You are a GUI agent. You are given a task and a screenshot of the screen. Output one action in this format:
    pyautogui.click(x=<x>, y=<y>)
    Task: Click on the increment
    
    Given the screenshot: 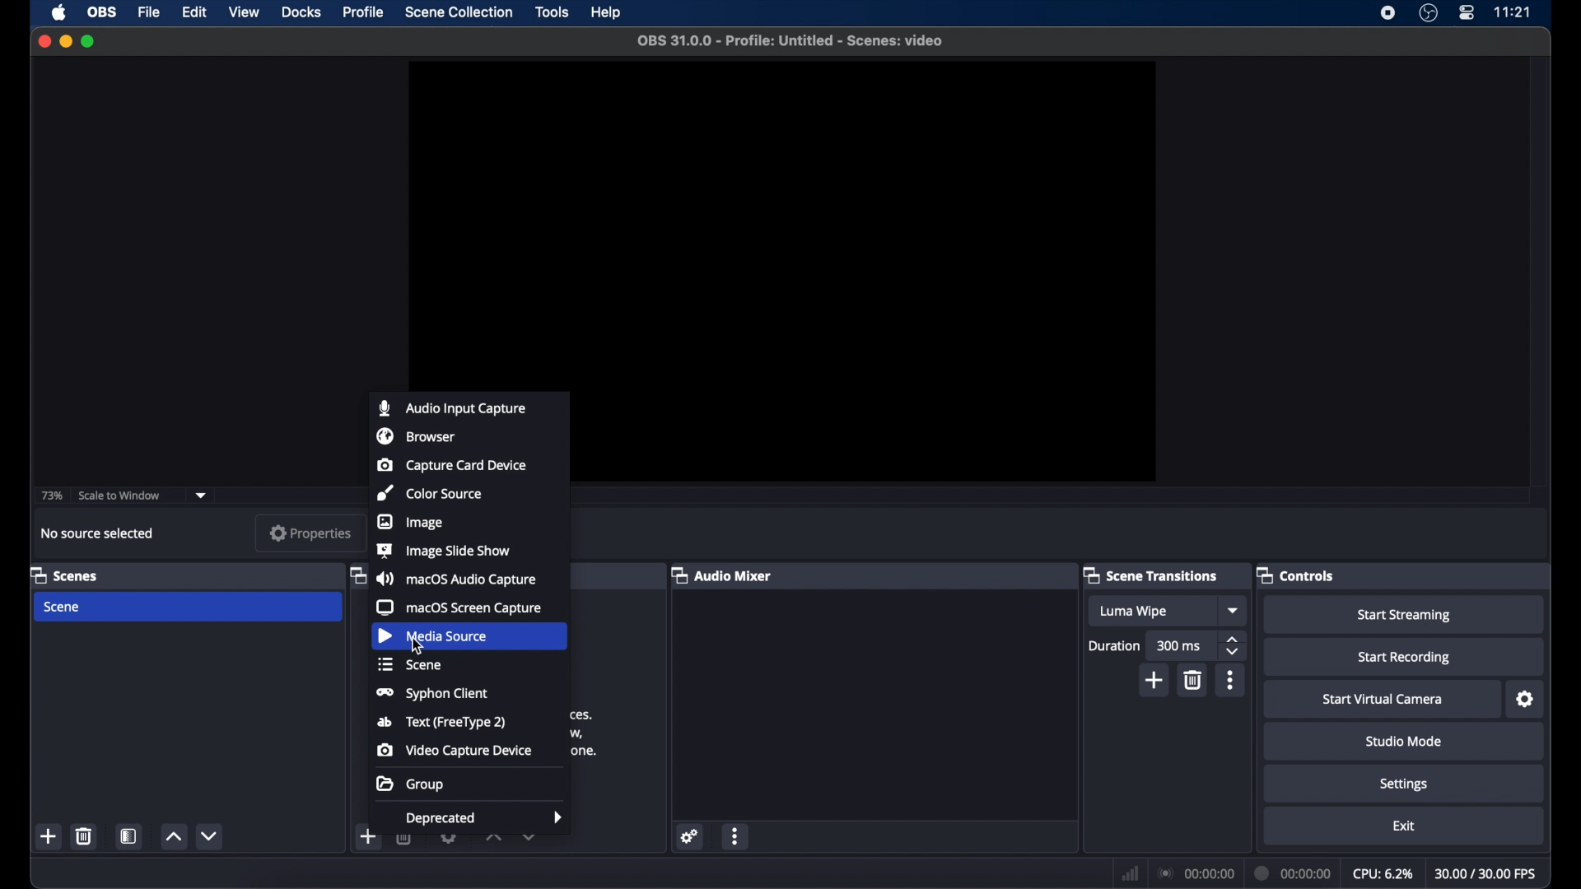 What is the action you would take?
    pyautogui.click(x=173, y=836)
    